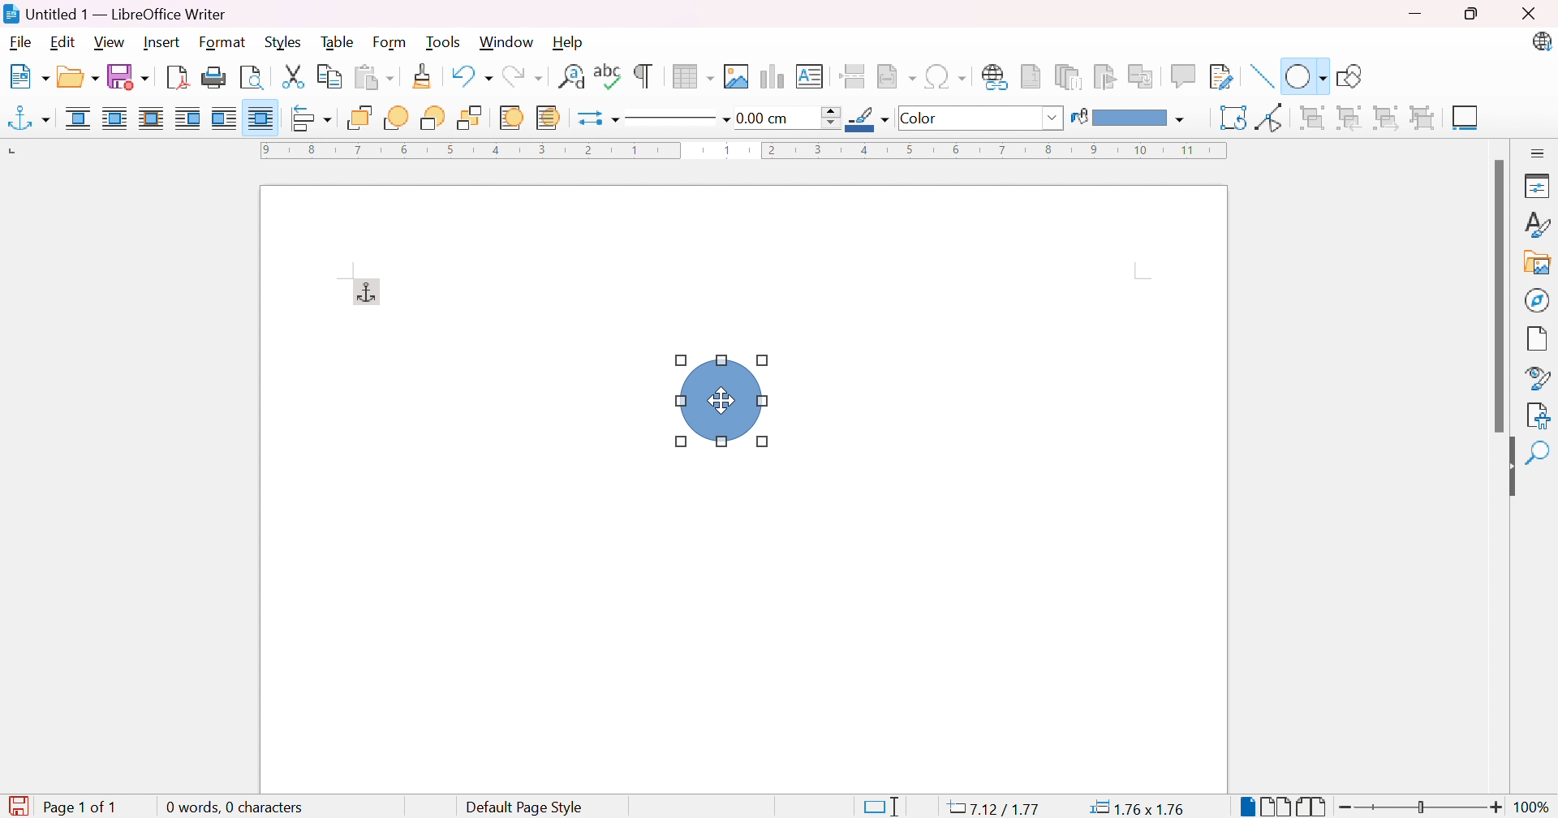  What do you see at coordinates (1503, 296) in the screenshot?
I see `Scroll bar` at bounding box center [1503, 296].